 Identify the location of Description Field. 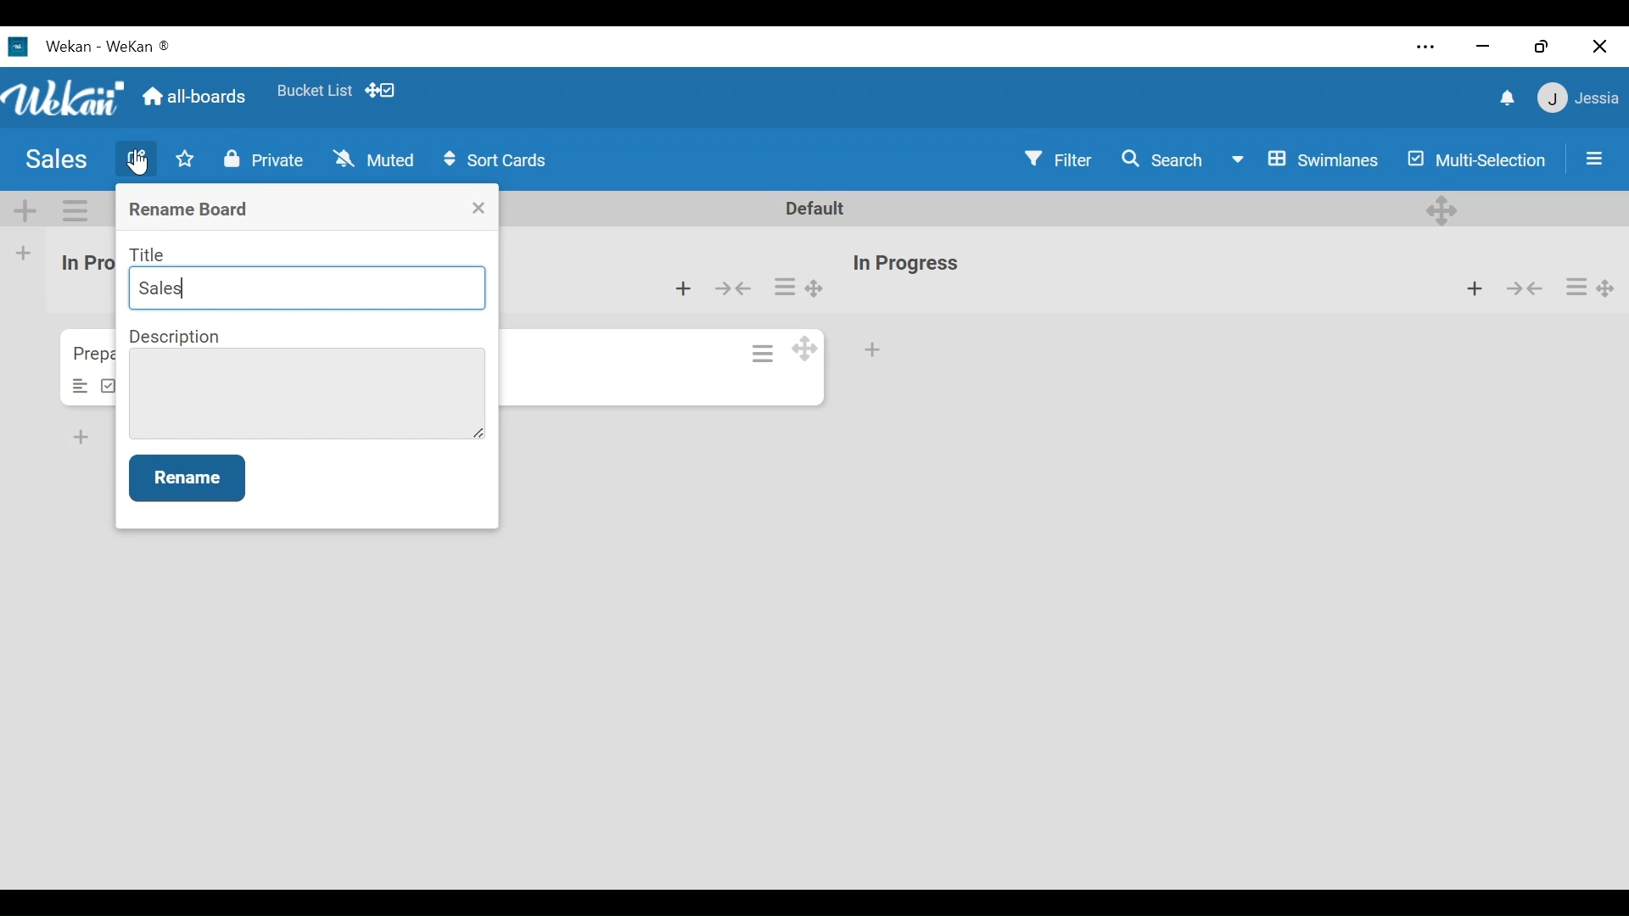
(306, 394).